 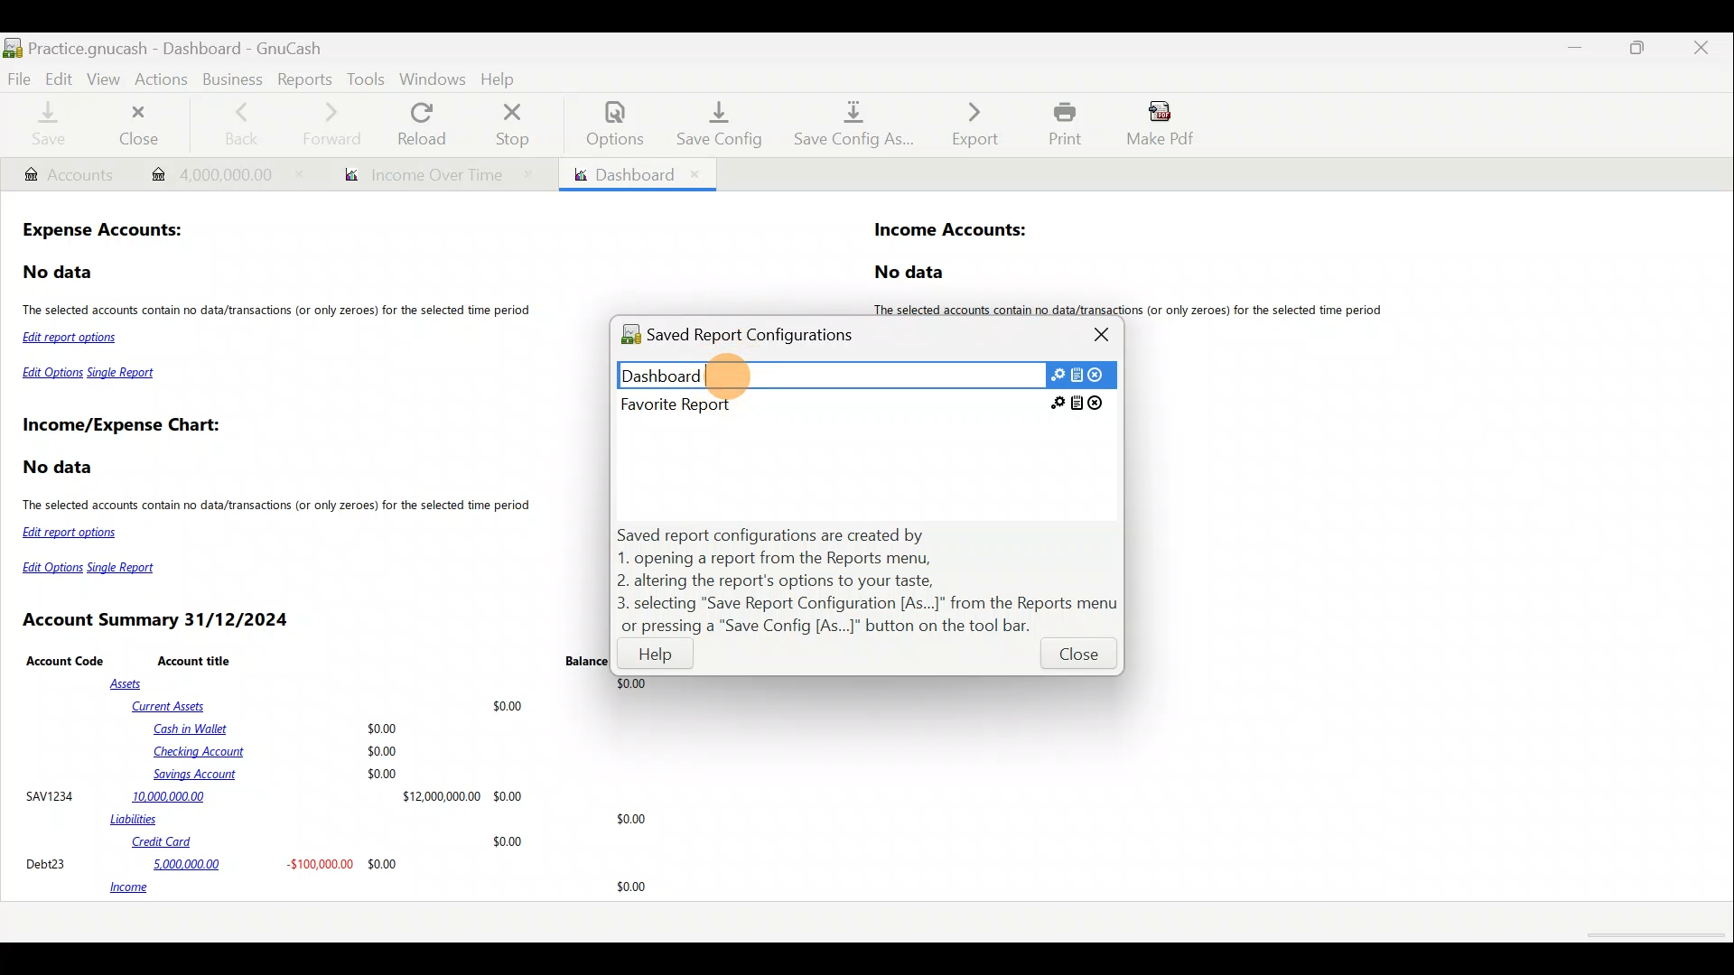 What do you see at coordinates (96, 568) in the screenshot?
I see `Edit Options Single Report` at bounding box center [96, 568].